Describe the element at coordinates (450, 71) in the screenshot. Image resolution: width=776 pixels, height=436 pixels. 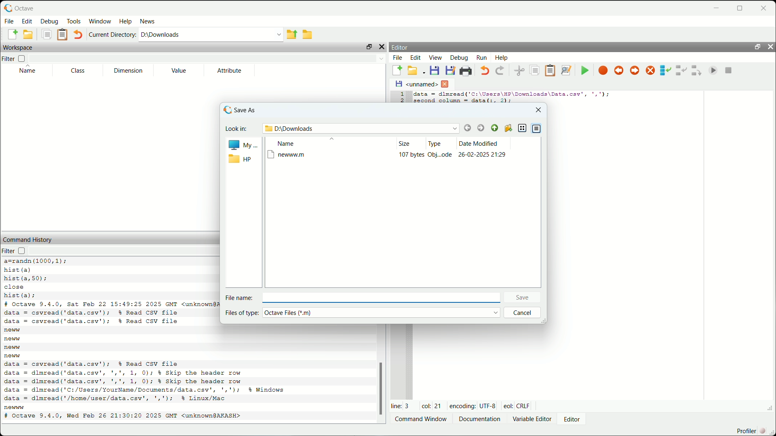
I see `save file as` at that location.